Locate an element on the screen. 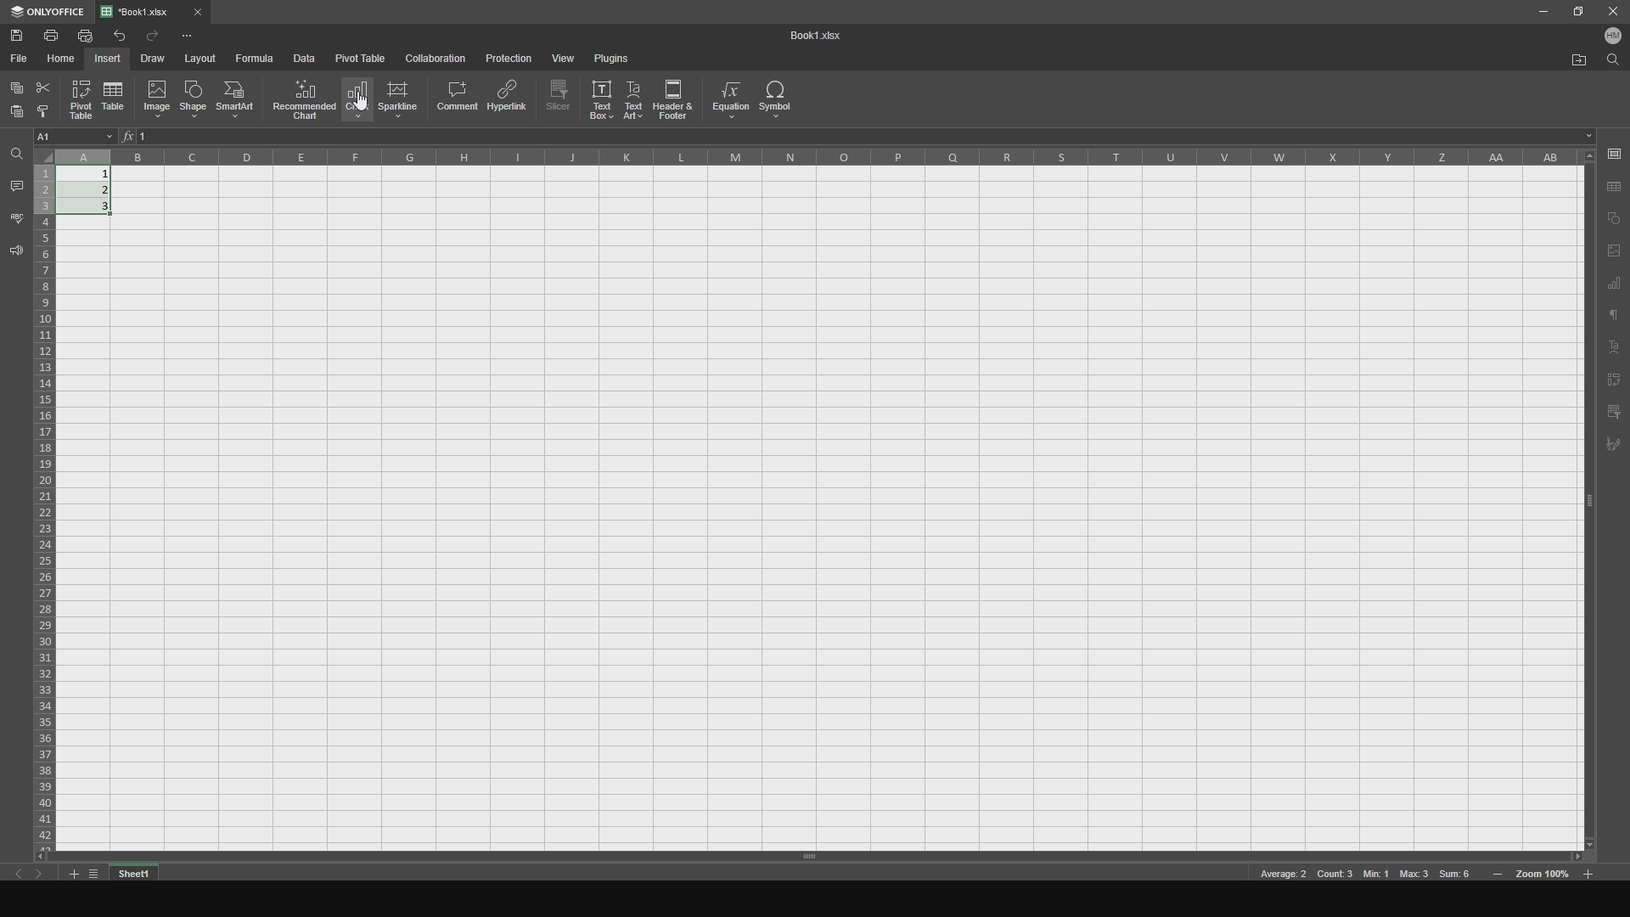 This screenshot has width=1630, height=917. protection is located at coordinates (508, 58).